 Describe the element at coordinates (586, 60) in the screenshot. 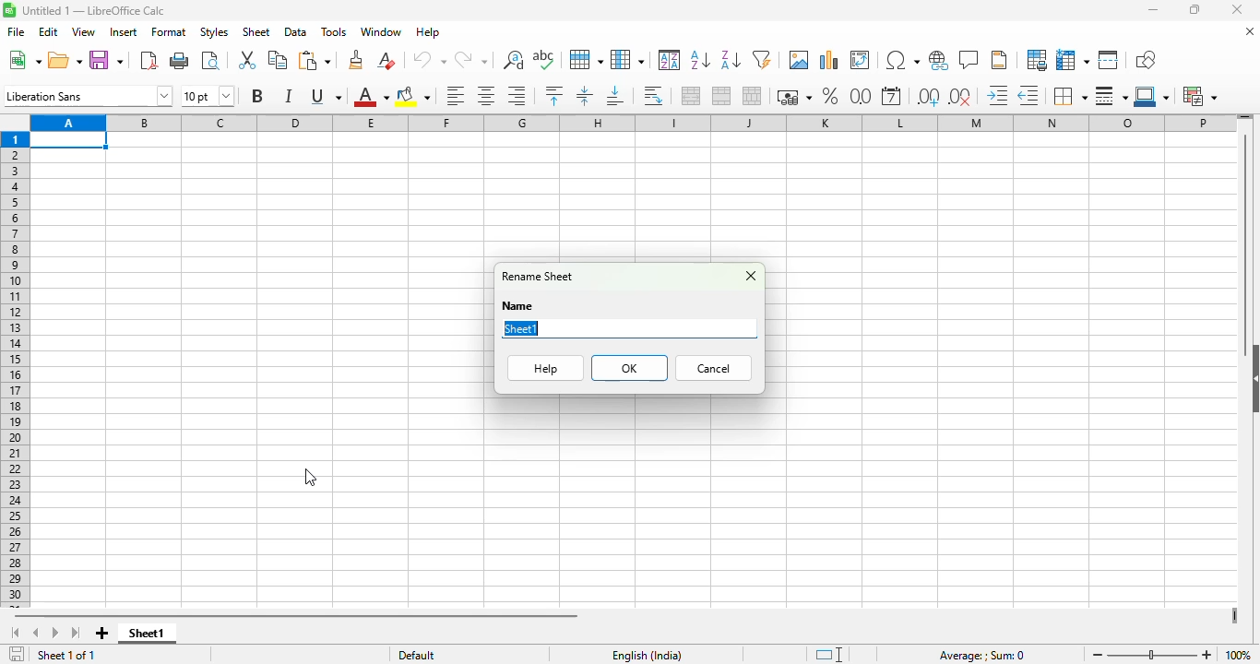

I see `row` at that location.